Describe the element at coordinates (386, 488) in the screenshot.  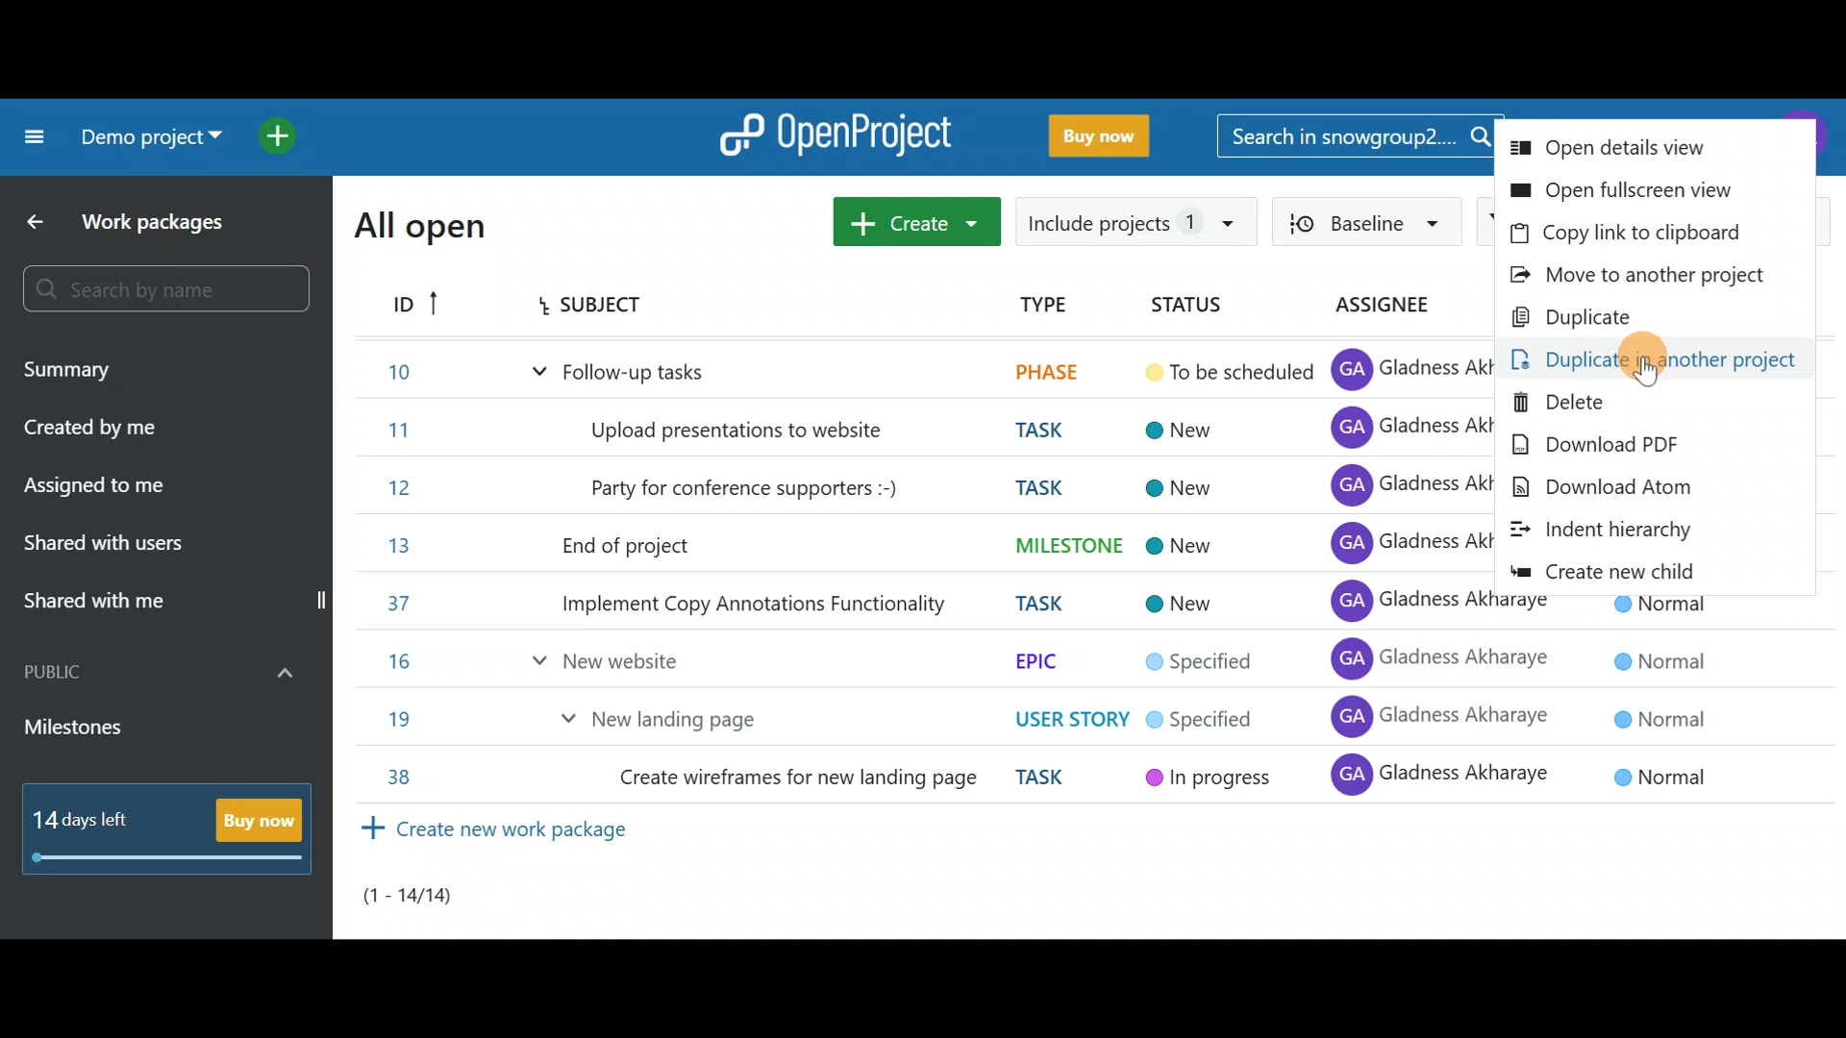
I see `12` at that location.